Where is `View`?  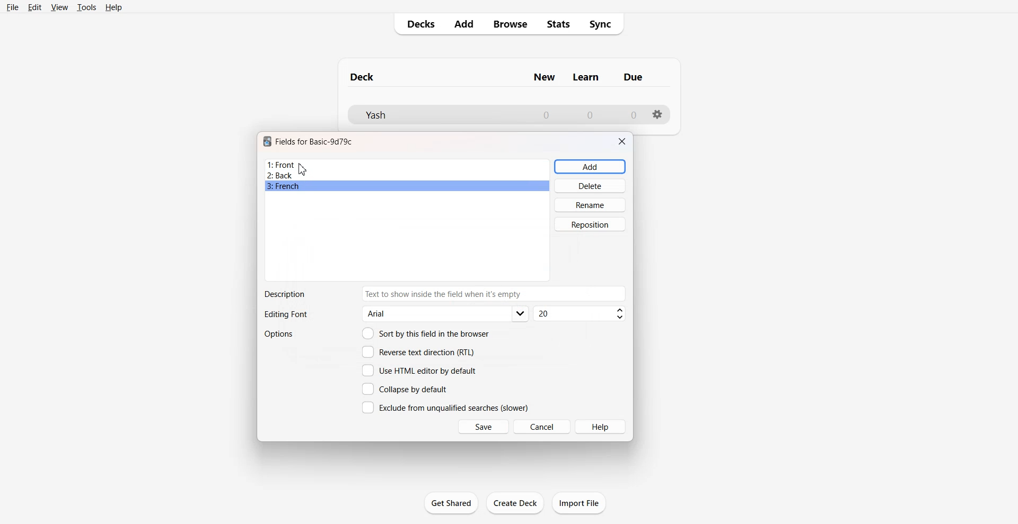 View is located at coordinates (60, 7).